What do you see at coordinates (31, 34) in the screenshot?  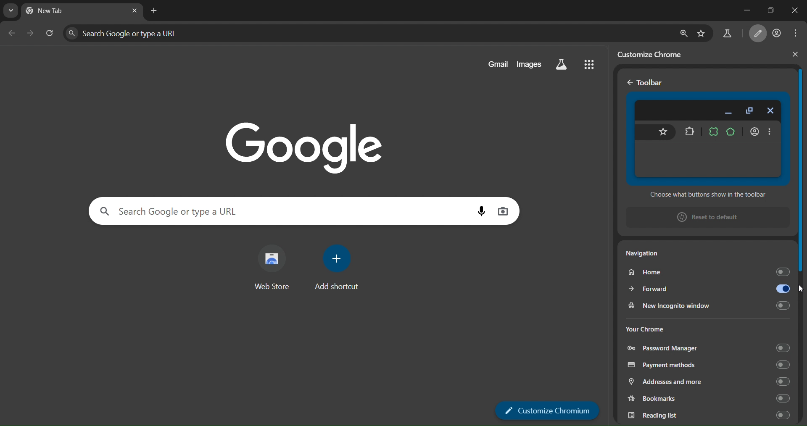 I see `go forward one page` at bounding box center [31, 34].